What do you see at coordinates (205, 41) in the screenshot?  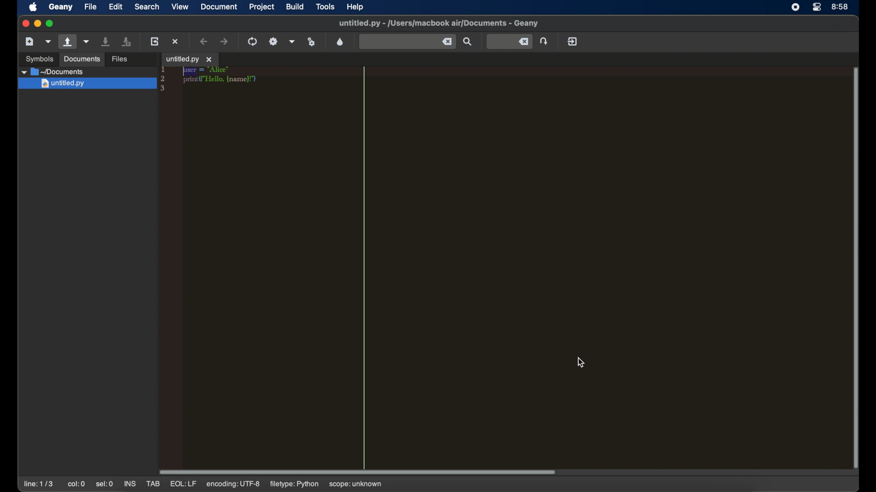 I see `navigate back a location` at bounding box center [205, 41].